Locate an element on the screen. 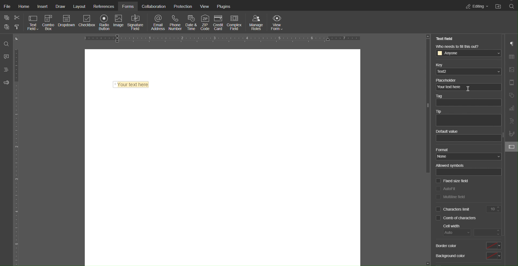 The height and width of the screenshot is (266, 518). Collaboration is located at coordinates (154, 7).